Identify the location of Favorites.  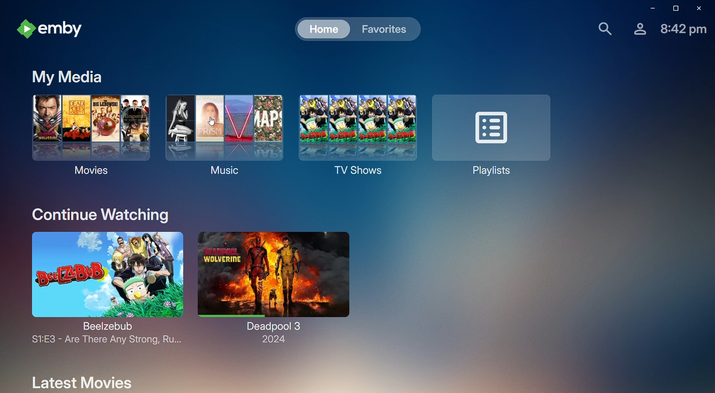
(390, 29).